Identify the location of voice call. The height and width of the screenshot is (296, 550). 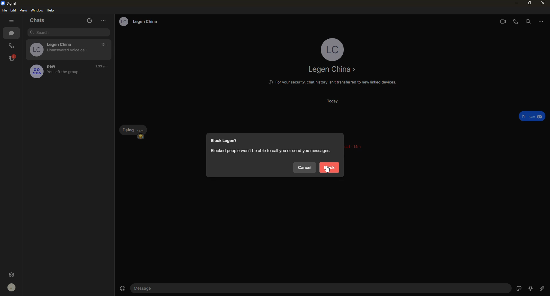
(516, 21).